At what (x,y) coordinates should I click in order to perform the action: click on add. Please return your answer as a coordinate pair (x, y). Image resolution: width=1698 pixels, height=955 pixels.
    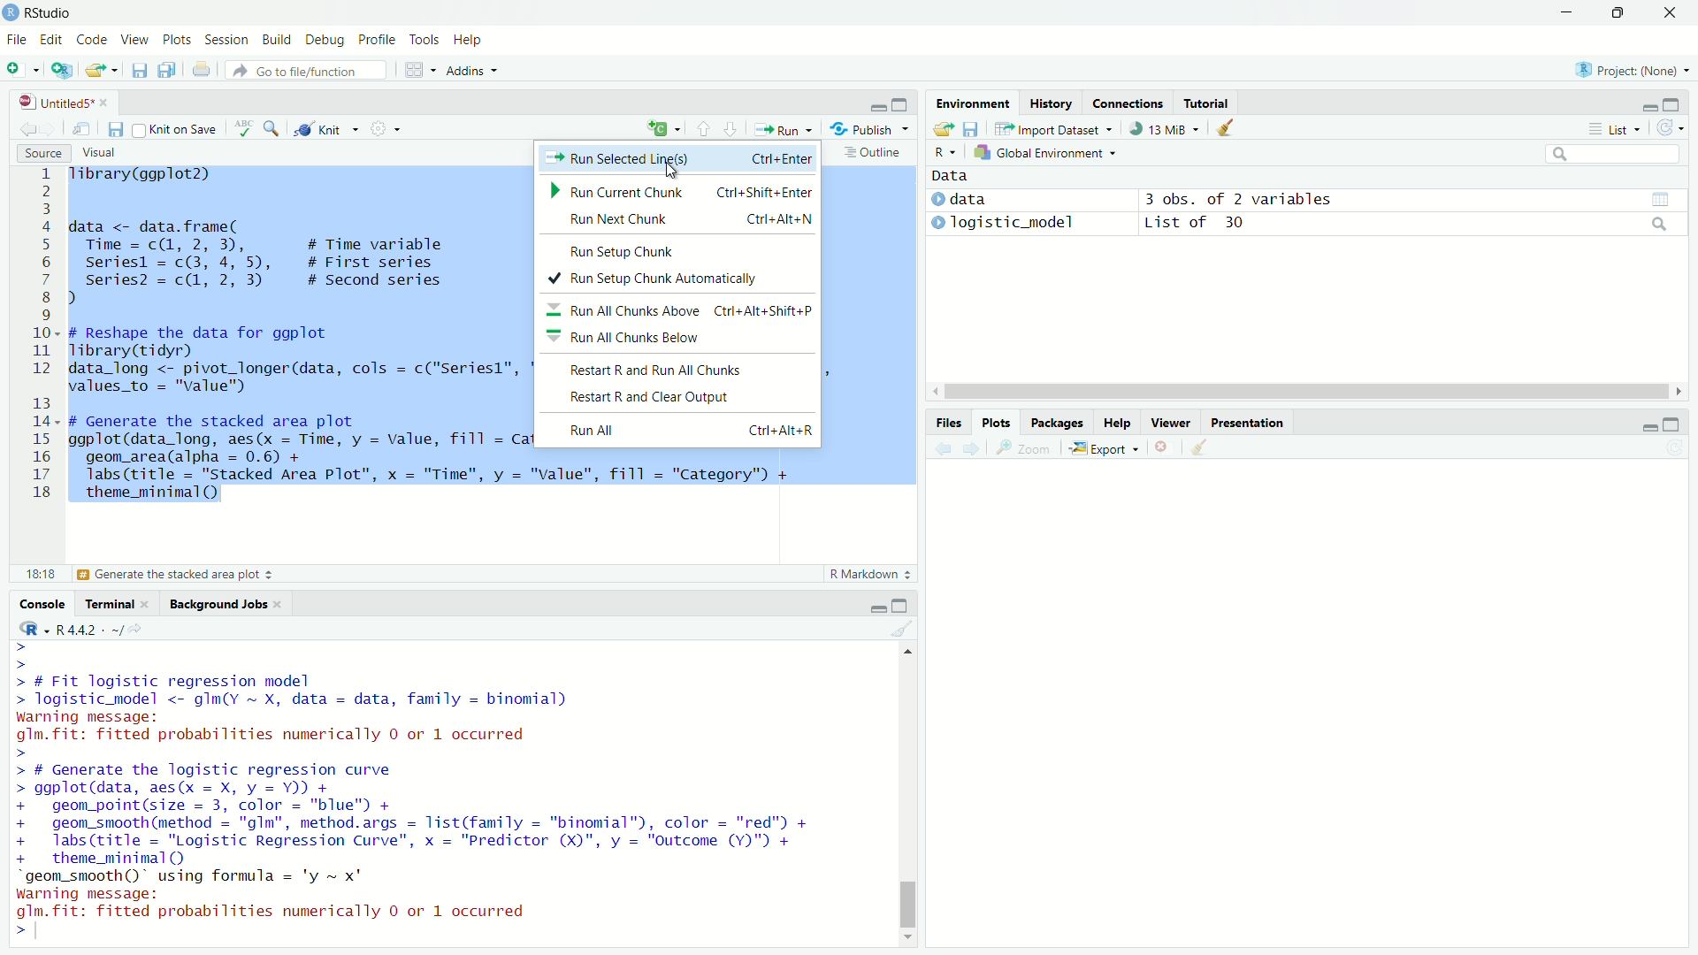
    Looking at the image, I should click on (21, 69).